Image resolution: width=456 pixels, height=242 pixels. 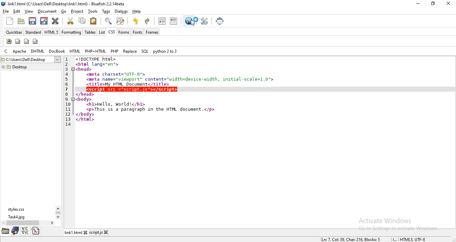 What do you see at coordinates (93, 12) in the screenshot?
I see `tools` at bounding box center [93, 12].